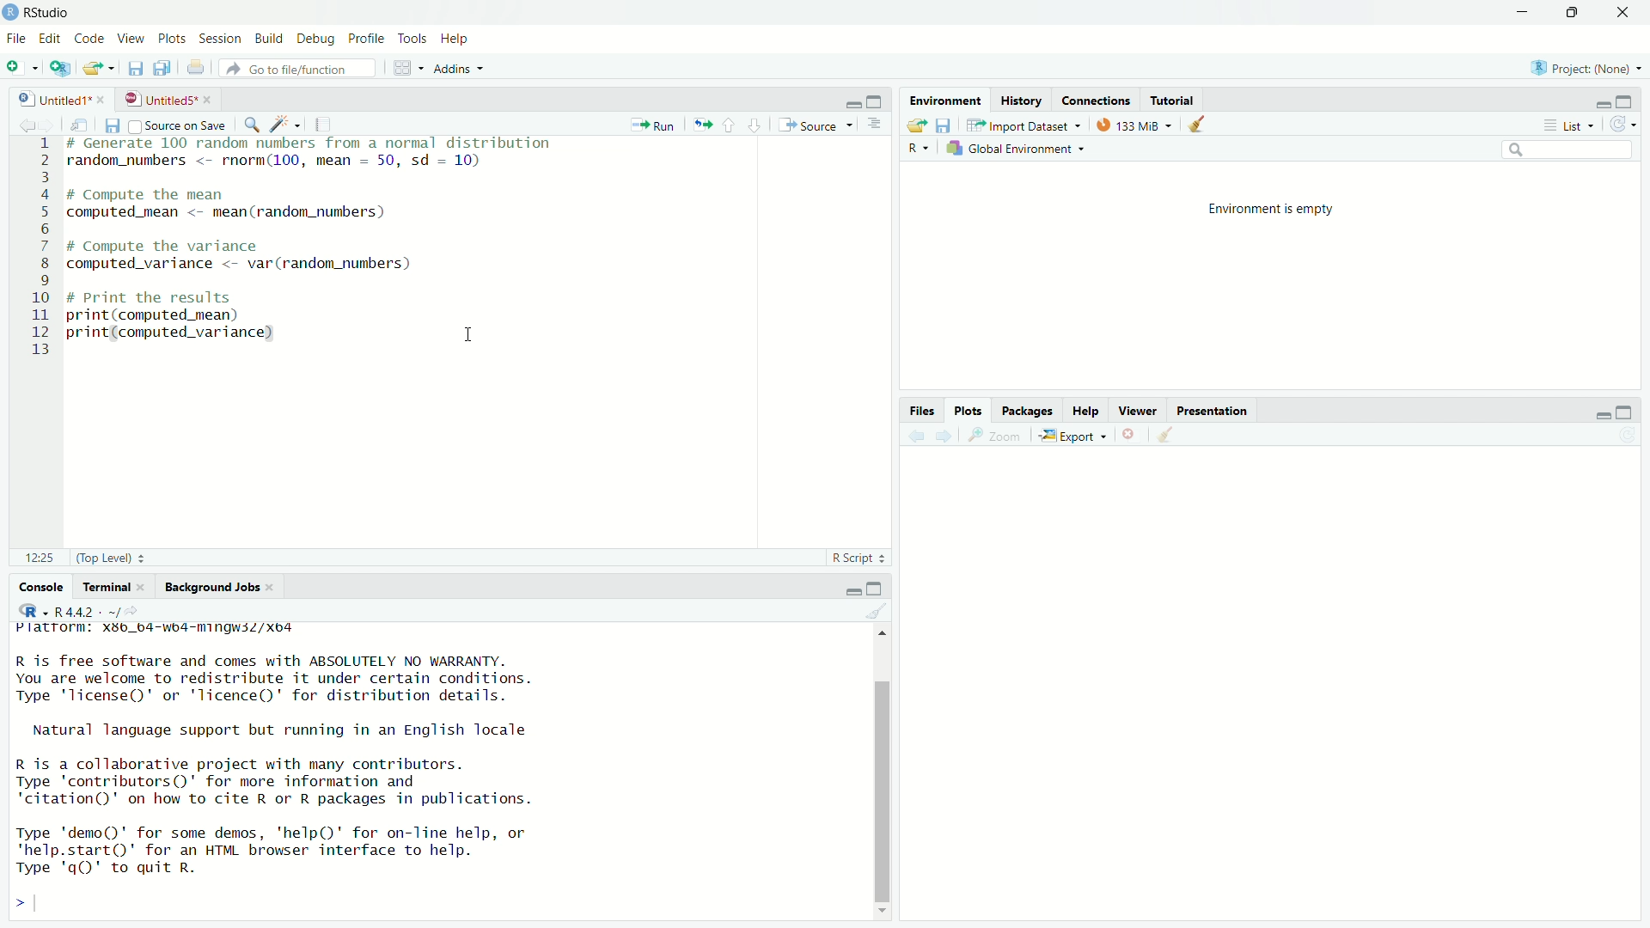  What do you see at coordinates (112, 125) in the screenshot?
I see `save current document` at bounding box center [112, 125].